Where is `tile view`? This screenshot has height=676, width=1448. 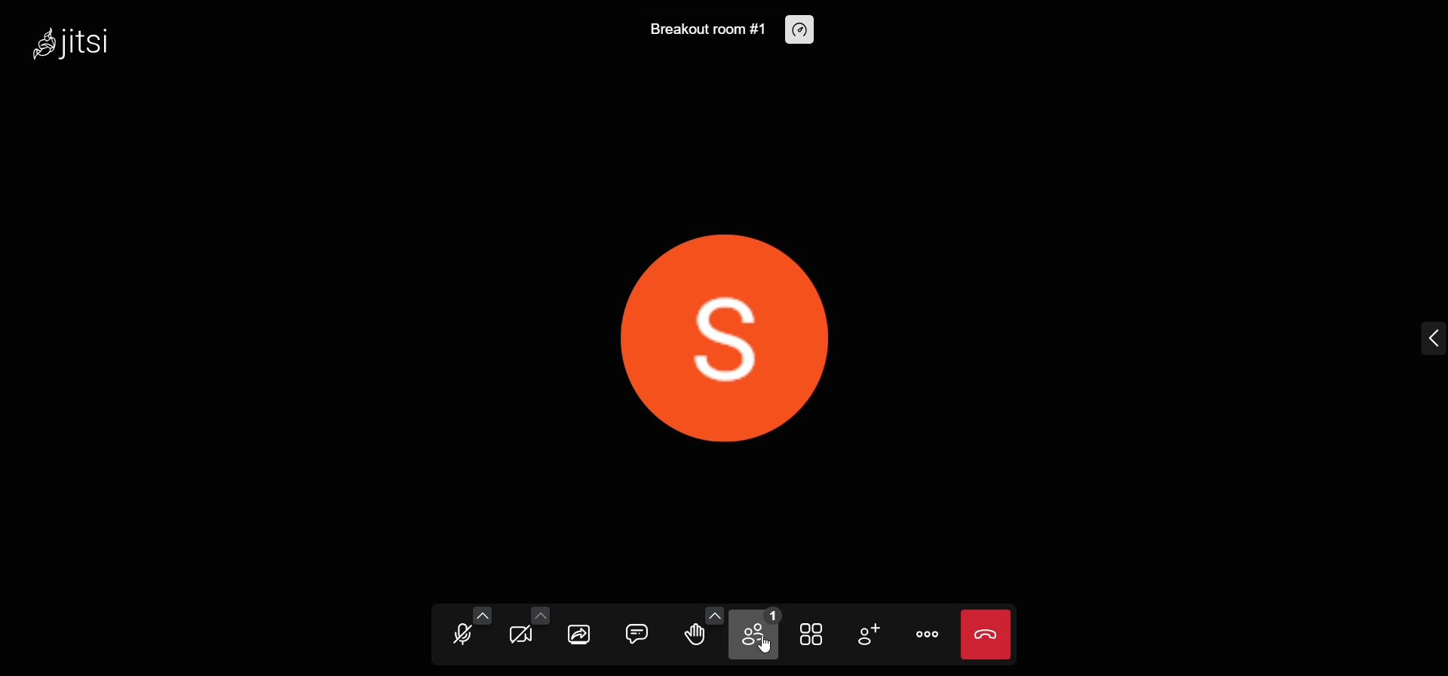 tile view is located at coordinates (811, 632).